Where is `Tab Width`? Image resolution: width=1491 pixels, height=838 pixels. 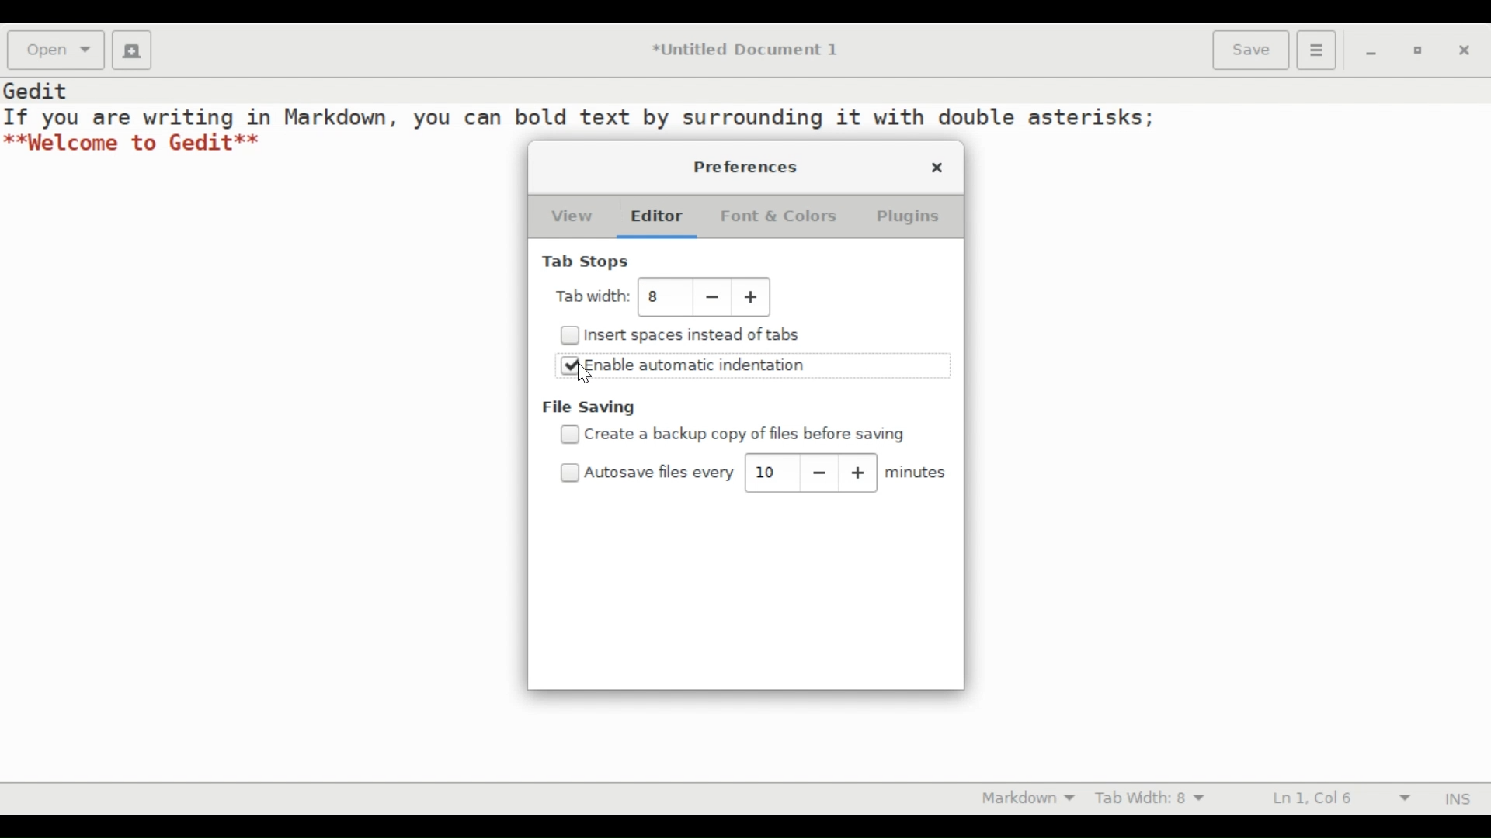 Tab Width is located at coordinates (1155, 798).